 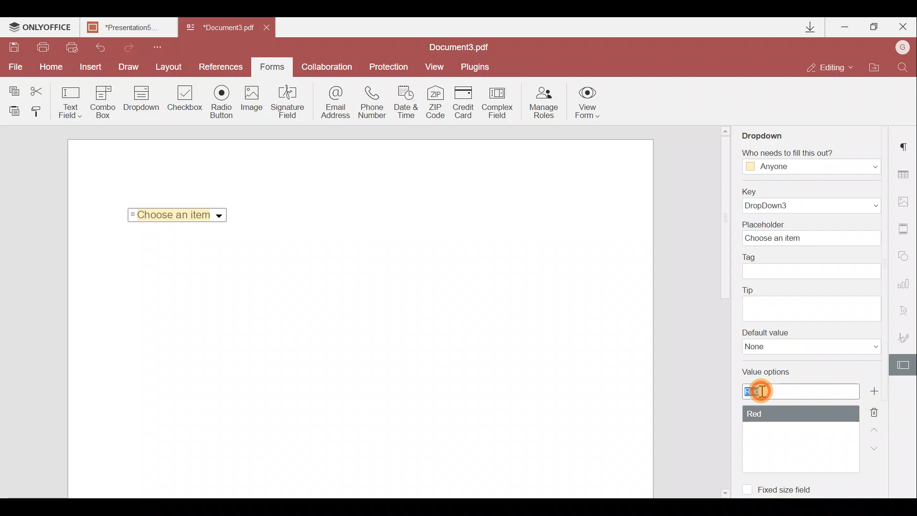 What do you see at coordinates (289, 104) in the screenshot?
I see `Signature field` at bounding box center [289, 104].